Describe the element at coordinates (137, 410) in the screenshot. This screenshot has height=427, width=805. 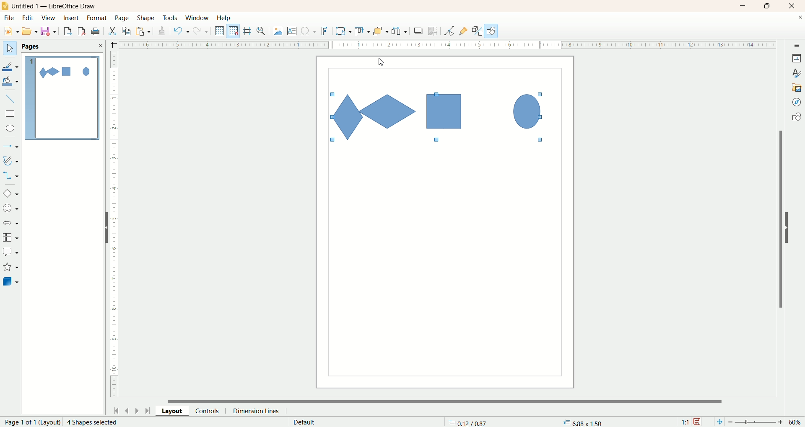
I see `next page` at that location.